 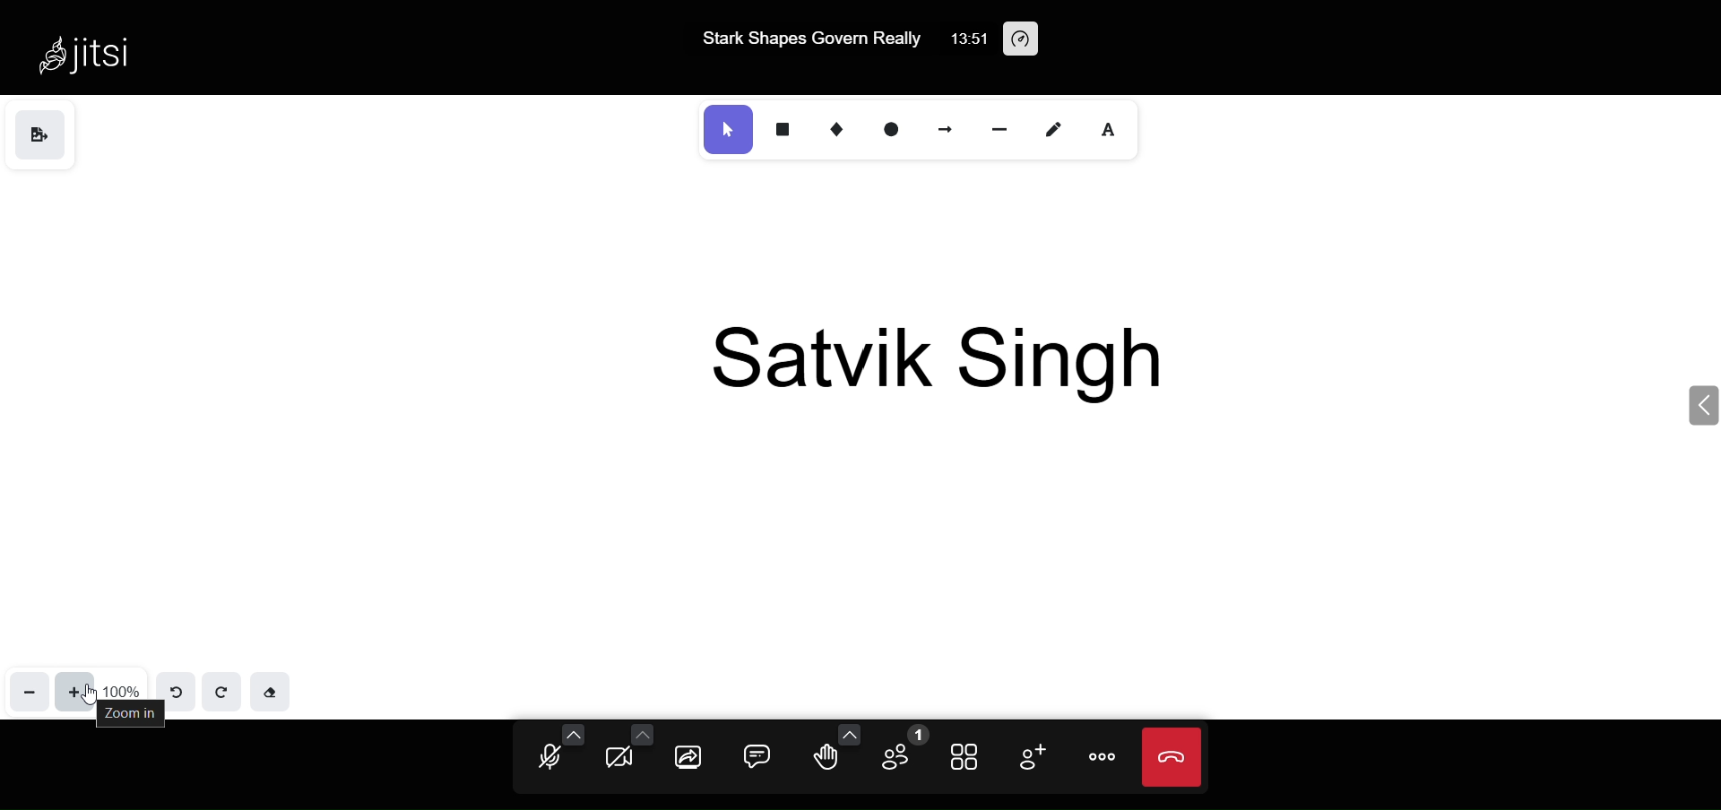 What do you see at coordinates (948, 126) in the screenshot?
I see `arrow` at bounding box center [948, 126].